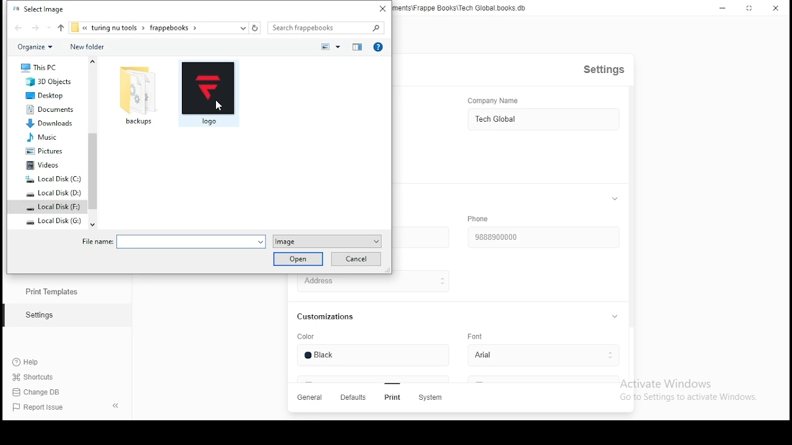 The height and width of the screenshot is (445, 792). I want to click on GENERAL , so click(311, 399).